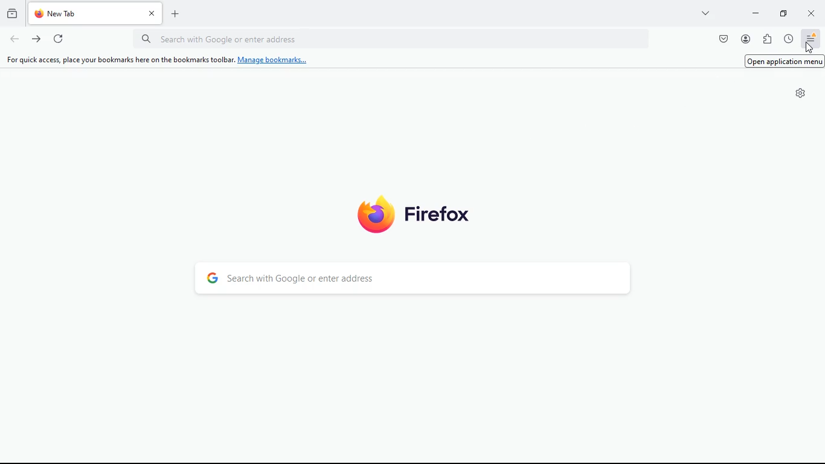  I want to click on menu, so click(812, 39).